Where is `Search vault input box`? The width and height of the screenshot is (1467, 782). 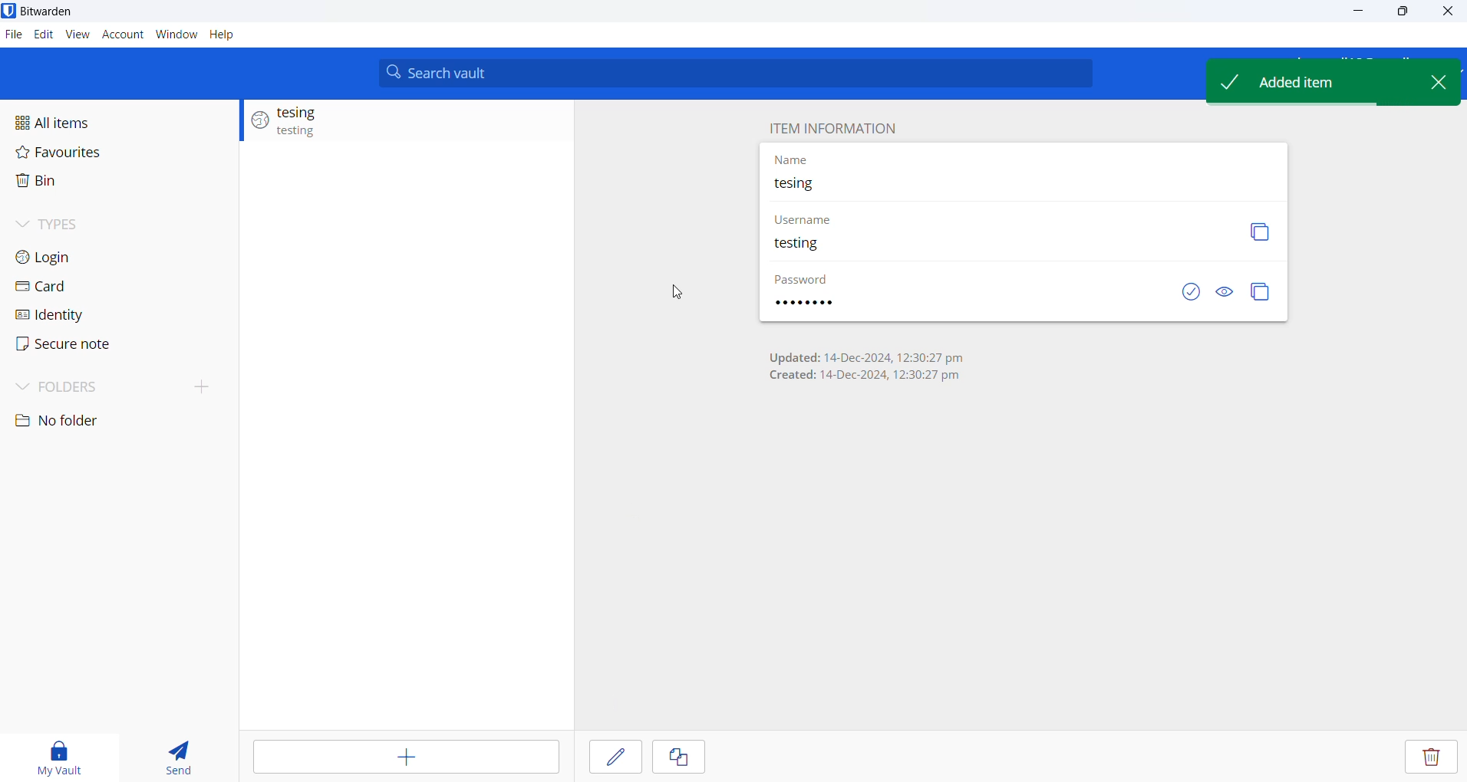 Search vault input box is located at coordinates (730, 73).